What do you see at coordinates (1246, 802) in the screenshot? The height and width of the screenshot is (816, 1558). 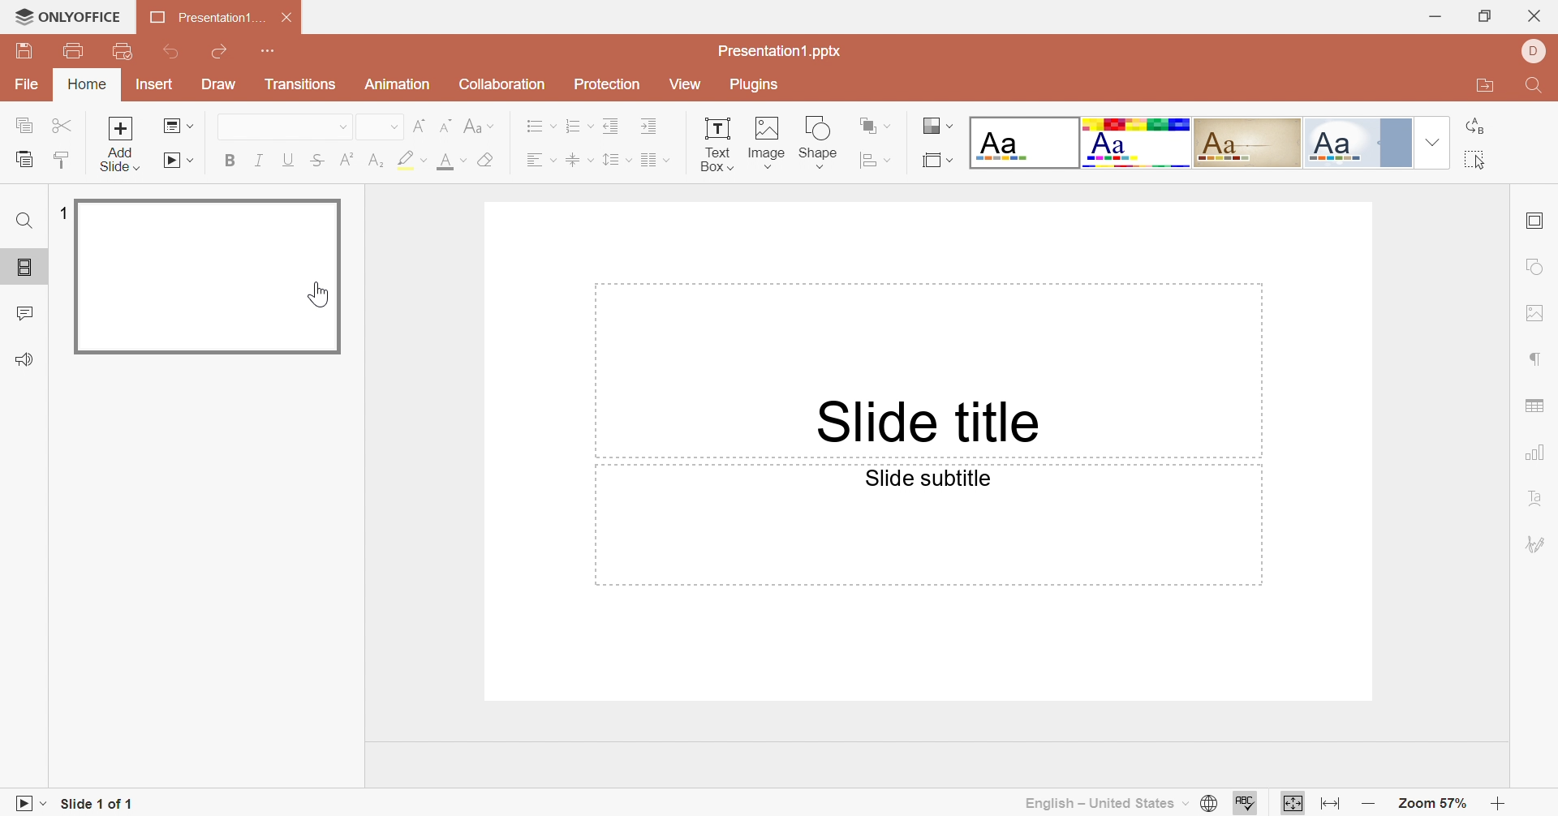 I see `Check spelling` at bounding box center [1246, 802].